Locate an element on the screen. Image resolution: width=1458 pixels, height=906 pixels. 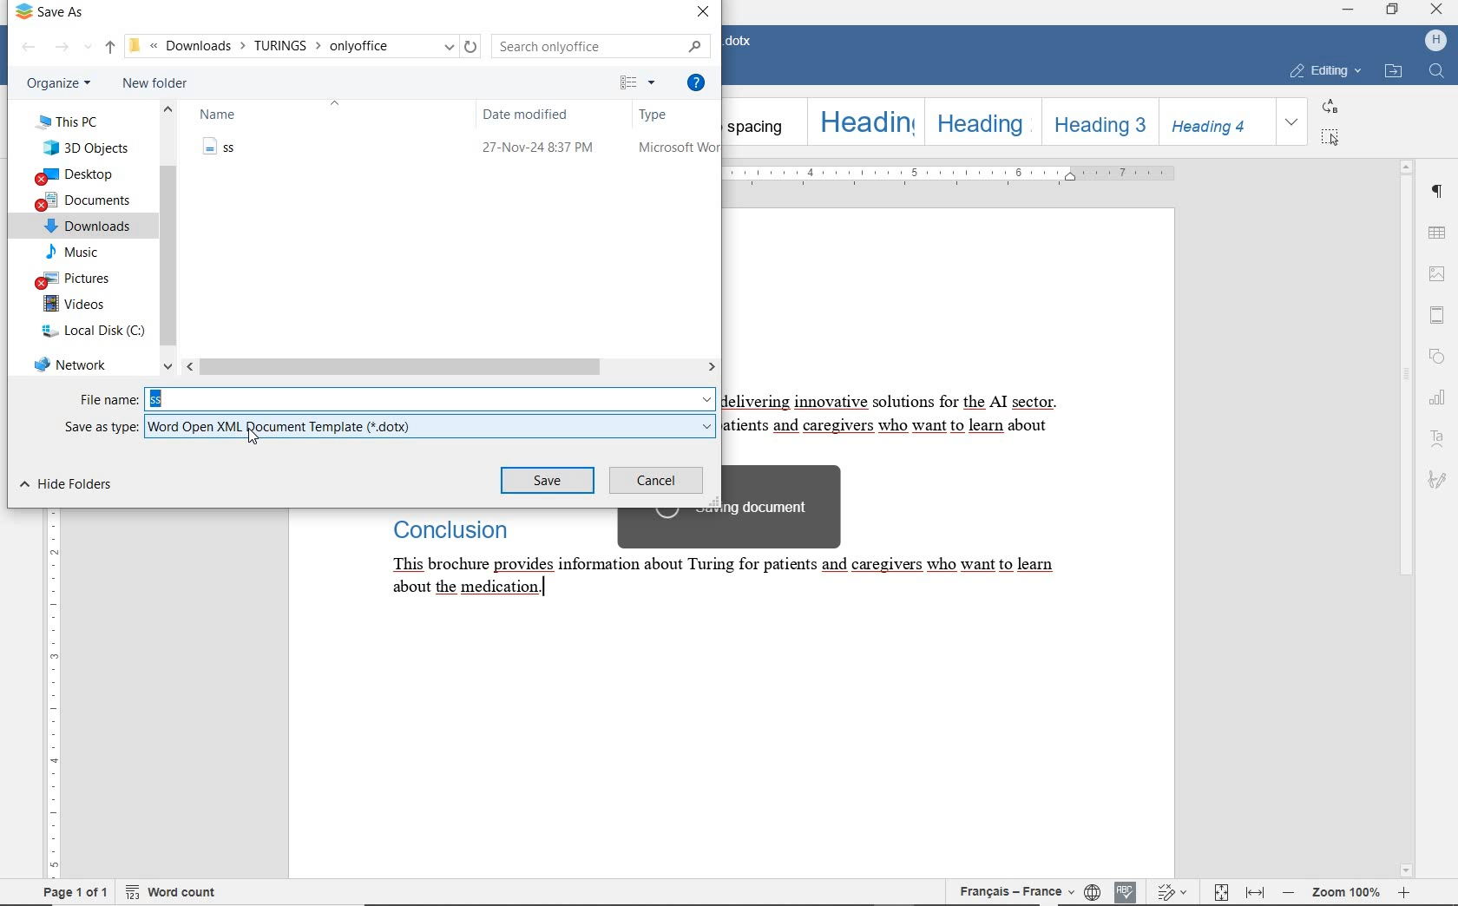
PATH is located at coordinates (292, 46).